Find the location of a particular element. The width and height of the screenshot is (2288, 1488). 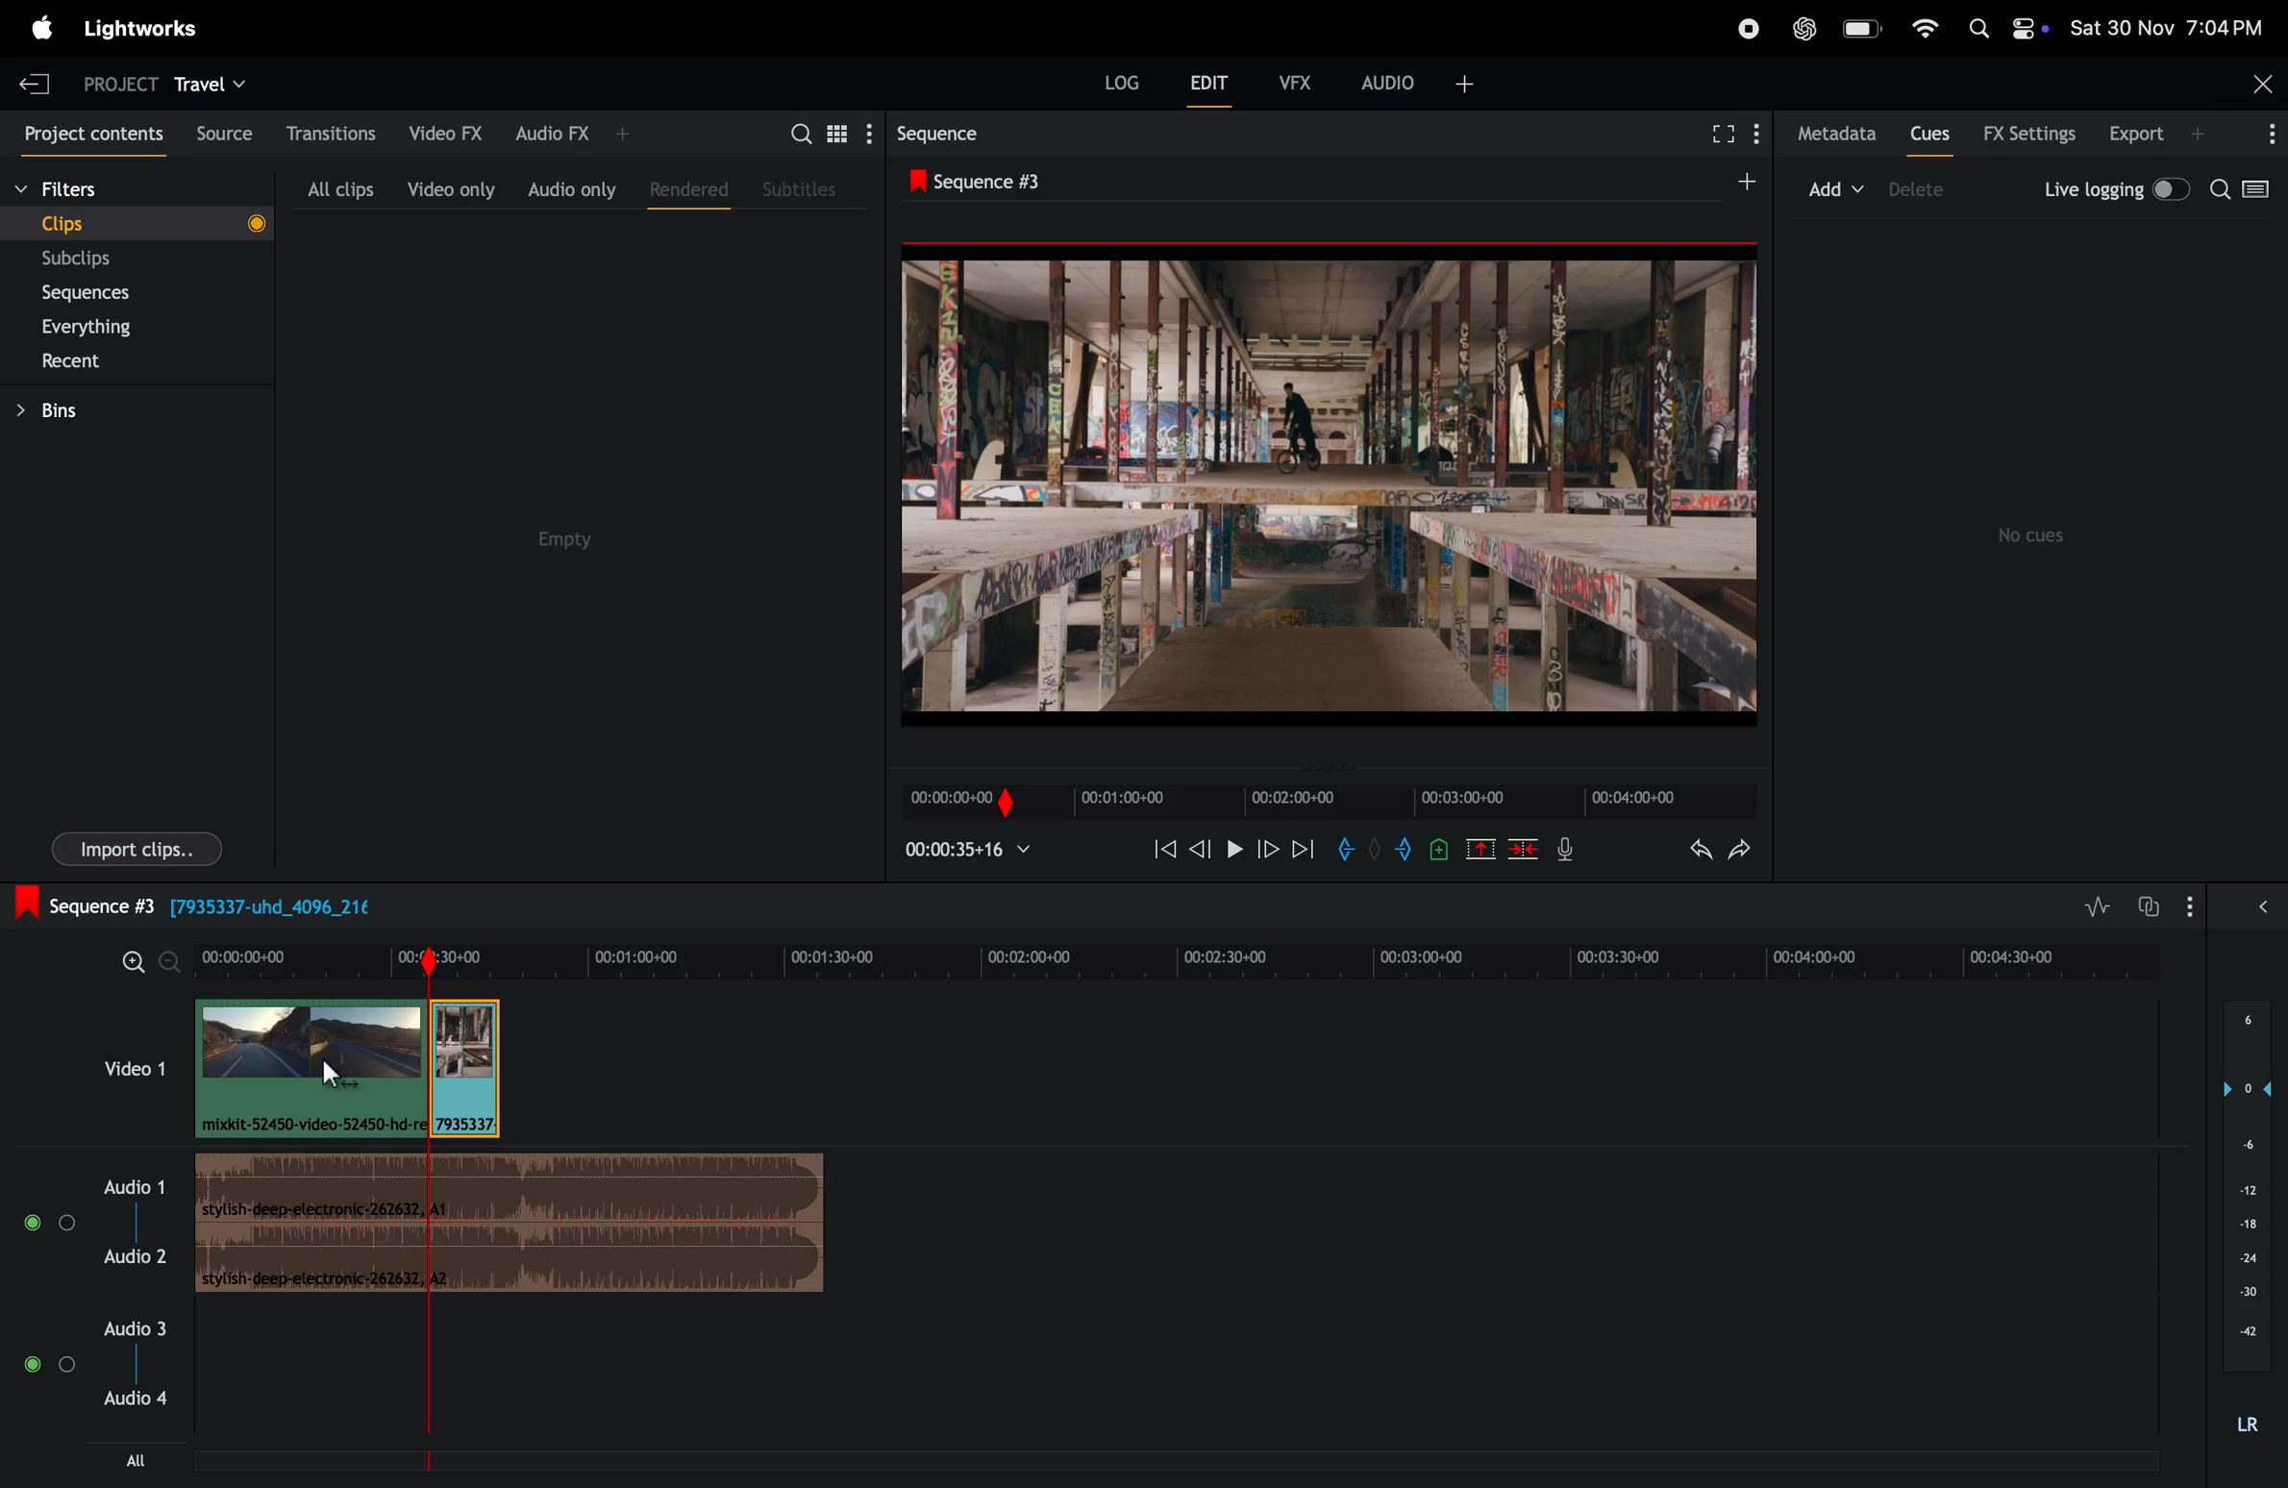

apple menu is located at coordinates (43, 26).